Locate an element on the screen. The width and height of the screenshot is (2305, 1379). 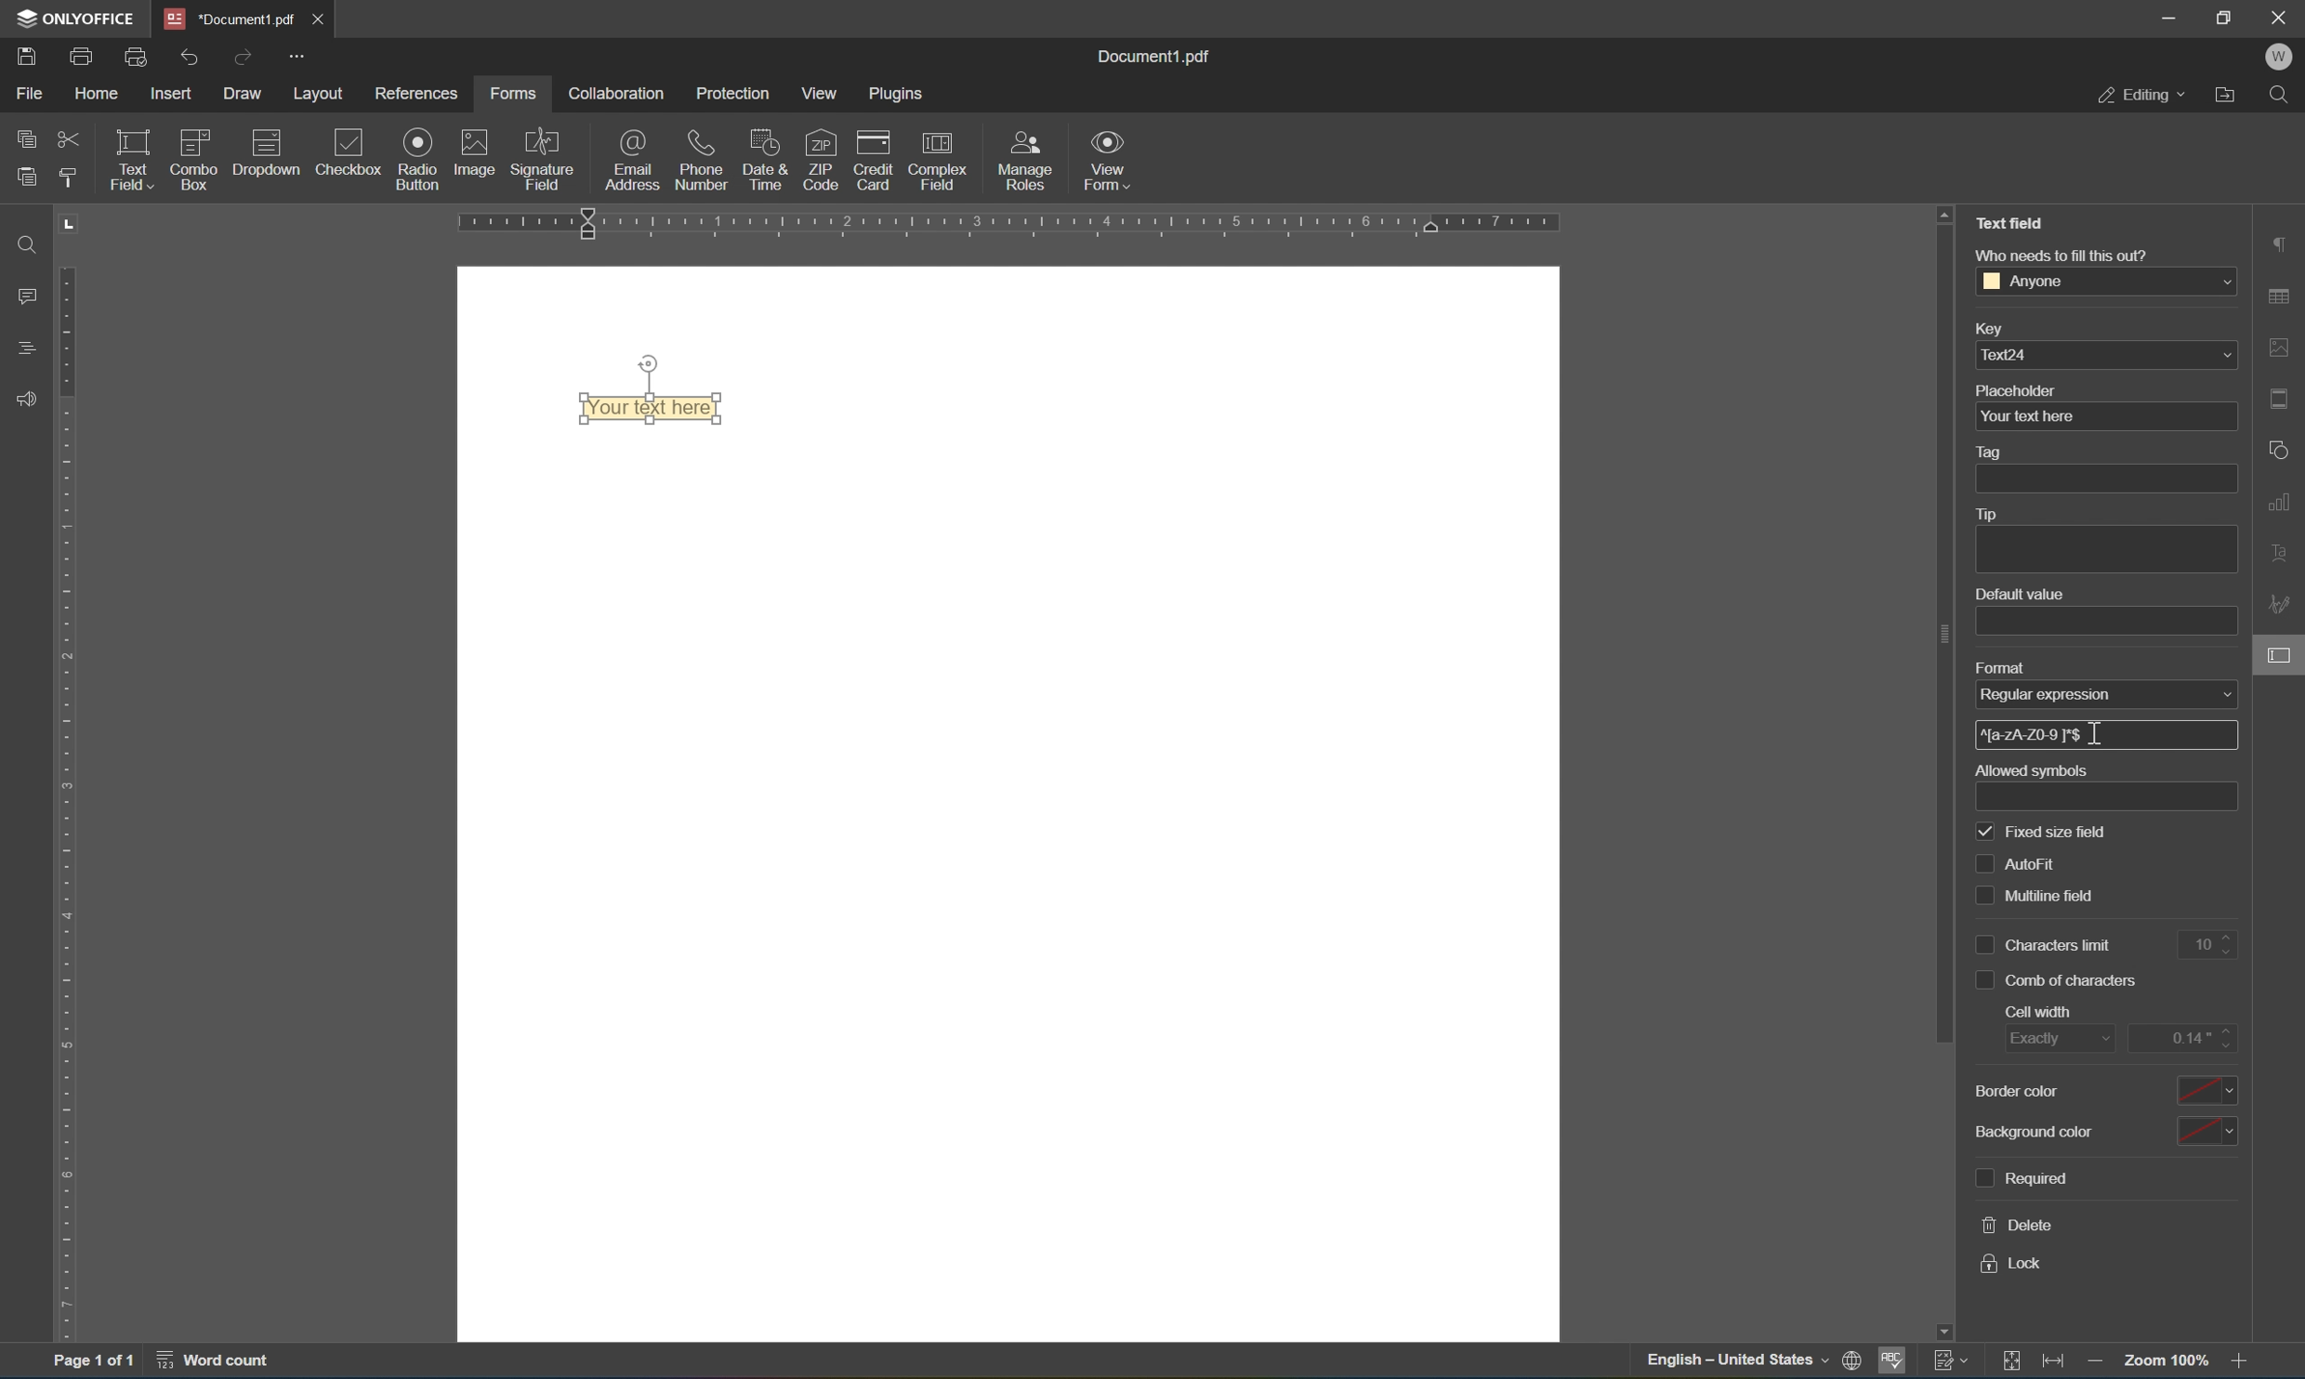
manage roles is located at coordinates (1030, 162).